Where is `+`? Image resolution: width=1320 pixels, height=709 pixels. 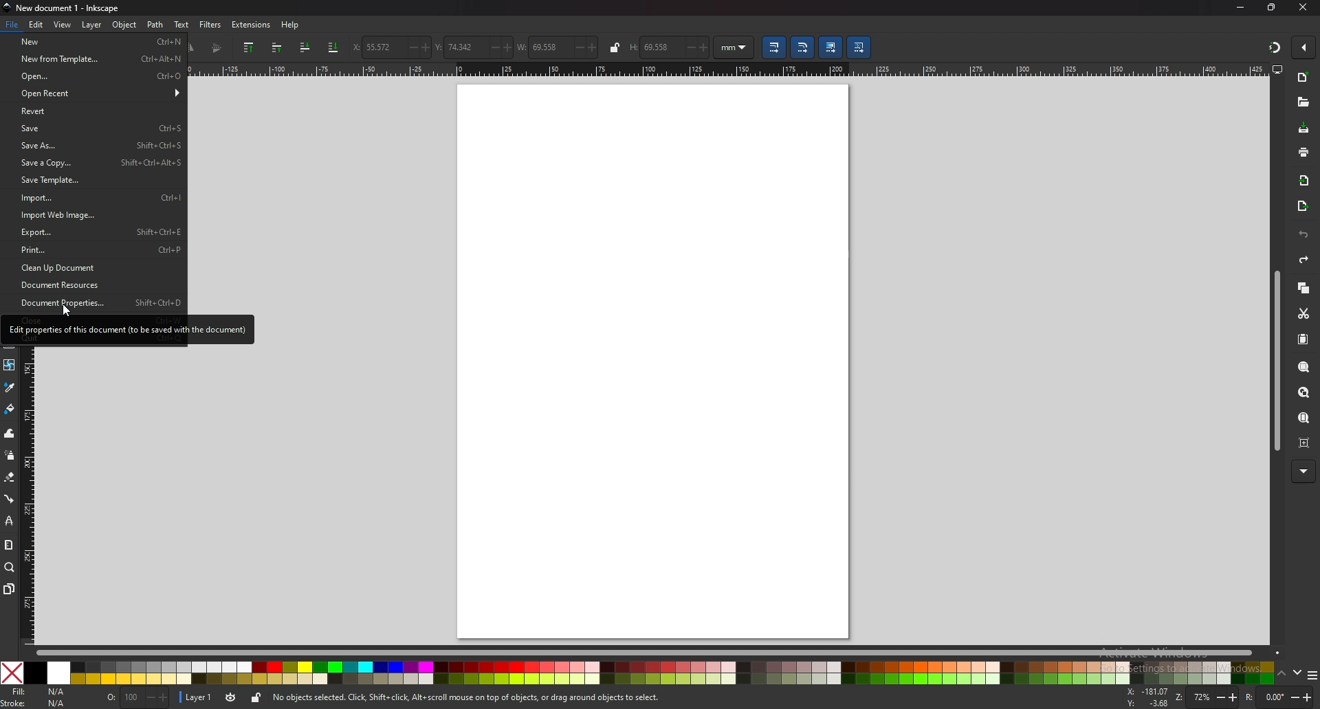 + is located at coordinates (1310, 697).